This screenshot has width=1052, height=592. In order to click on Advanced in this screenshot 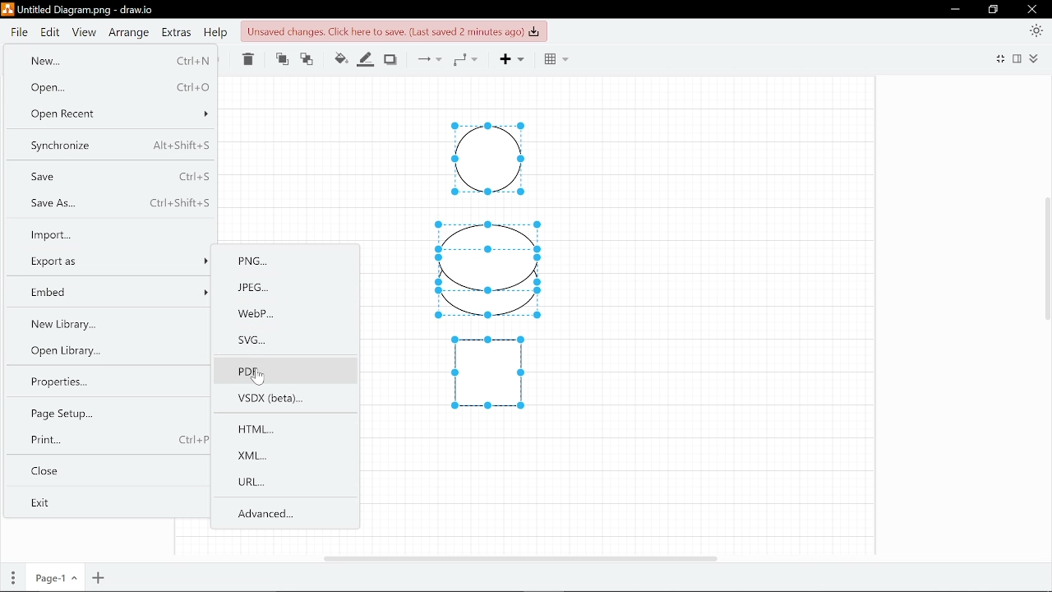, I will do `click(275, 514)`.